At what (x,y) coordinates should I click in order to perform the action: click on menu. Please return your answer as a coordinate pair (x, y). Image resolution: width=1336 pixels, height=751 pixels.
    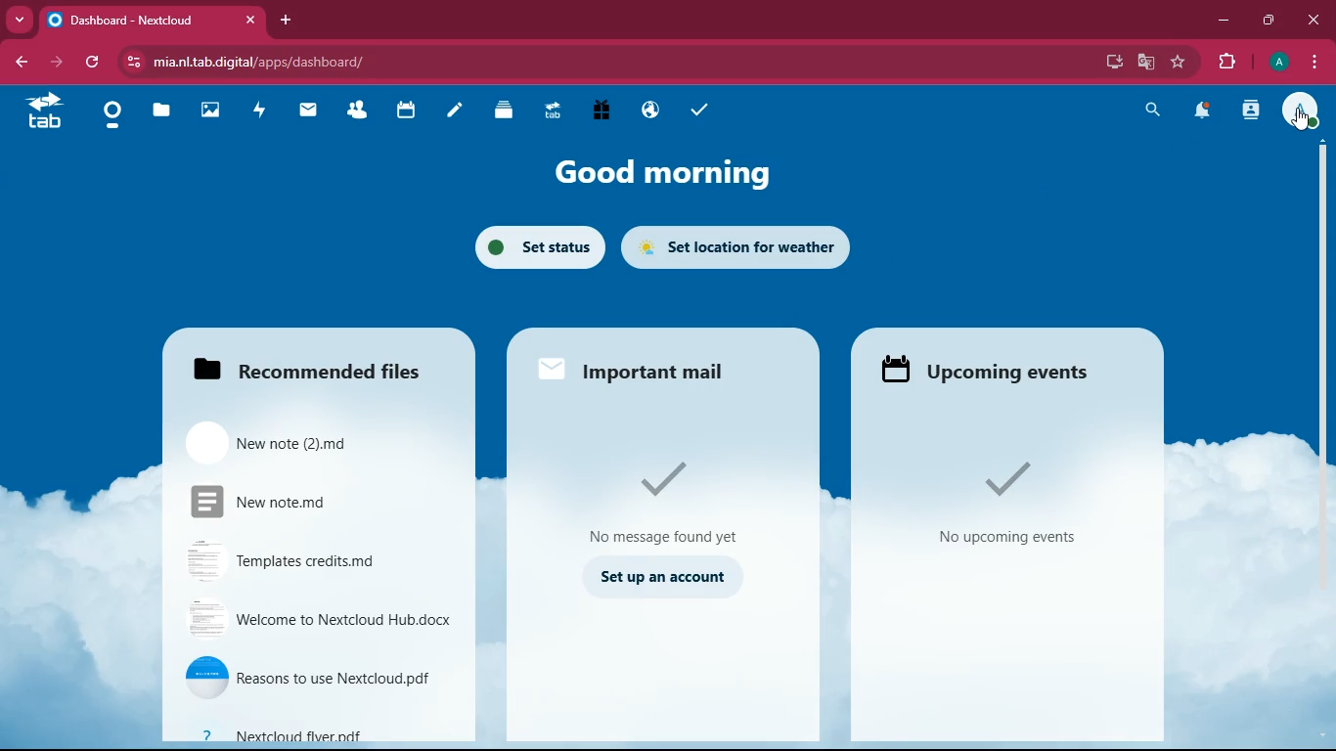
    Looking at the image, I should click on (1312, 61).